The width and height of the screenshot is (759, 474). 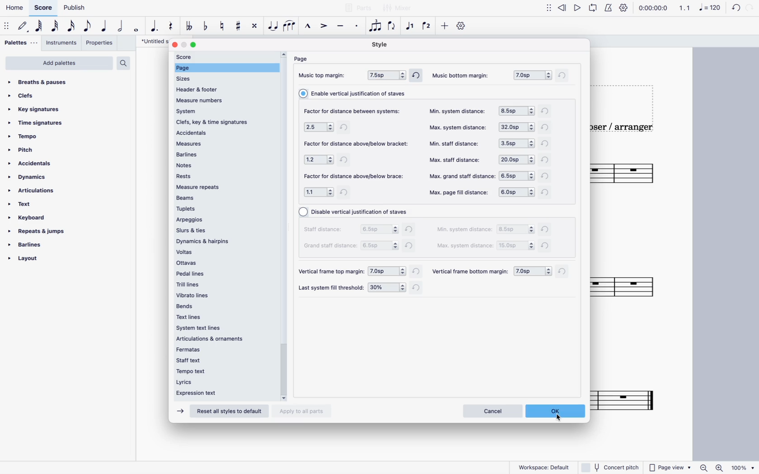 What do you see at coordinates (224, 99) in the screenshot?
I see `measure numbers` at bounding box center [224, 99].